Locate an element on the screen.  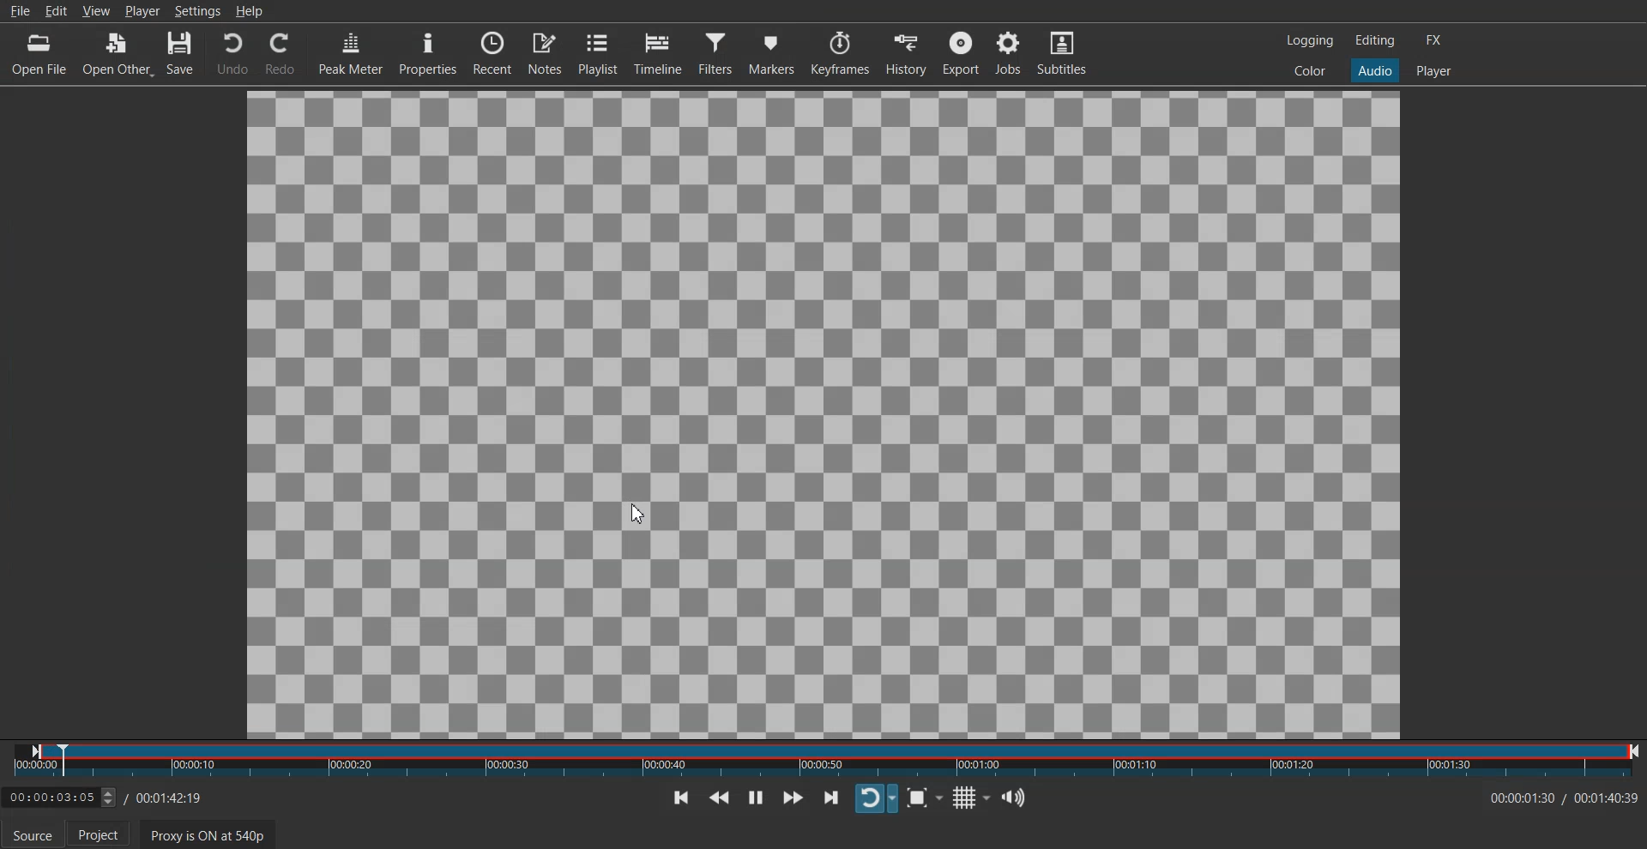
Player is located at coordinates (142, 11).